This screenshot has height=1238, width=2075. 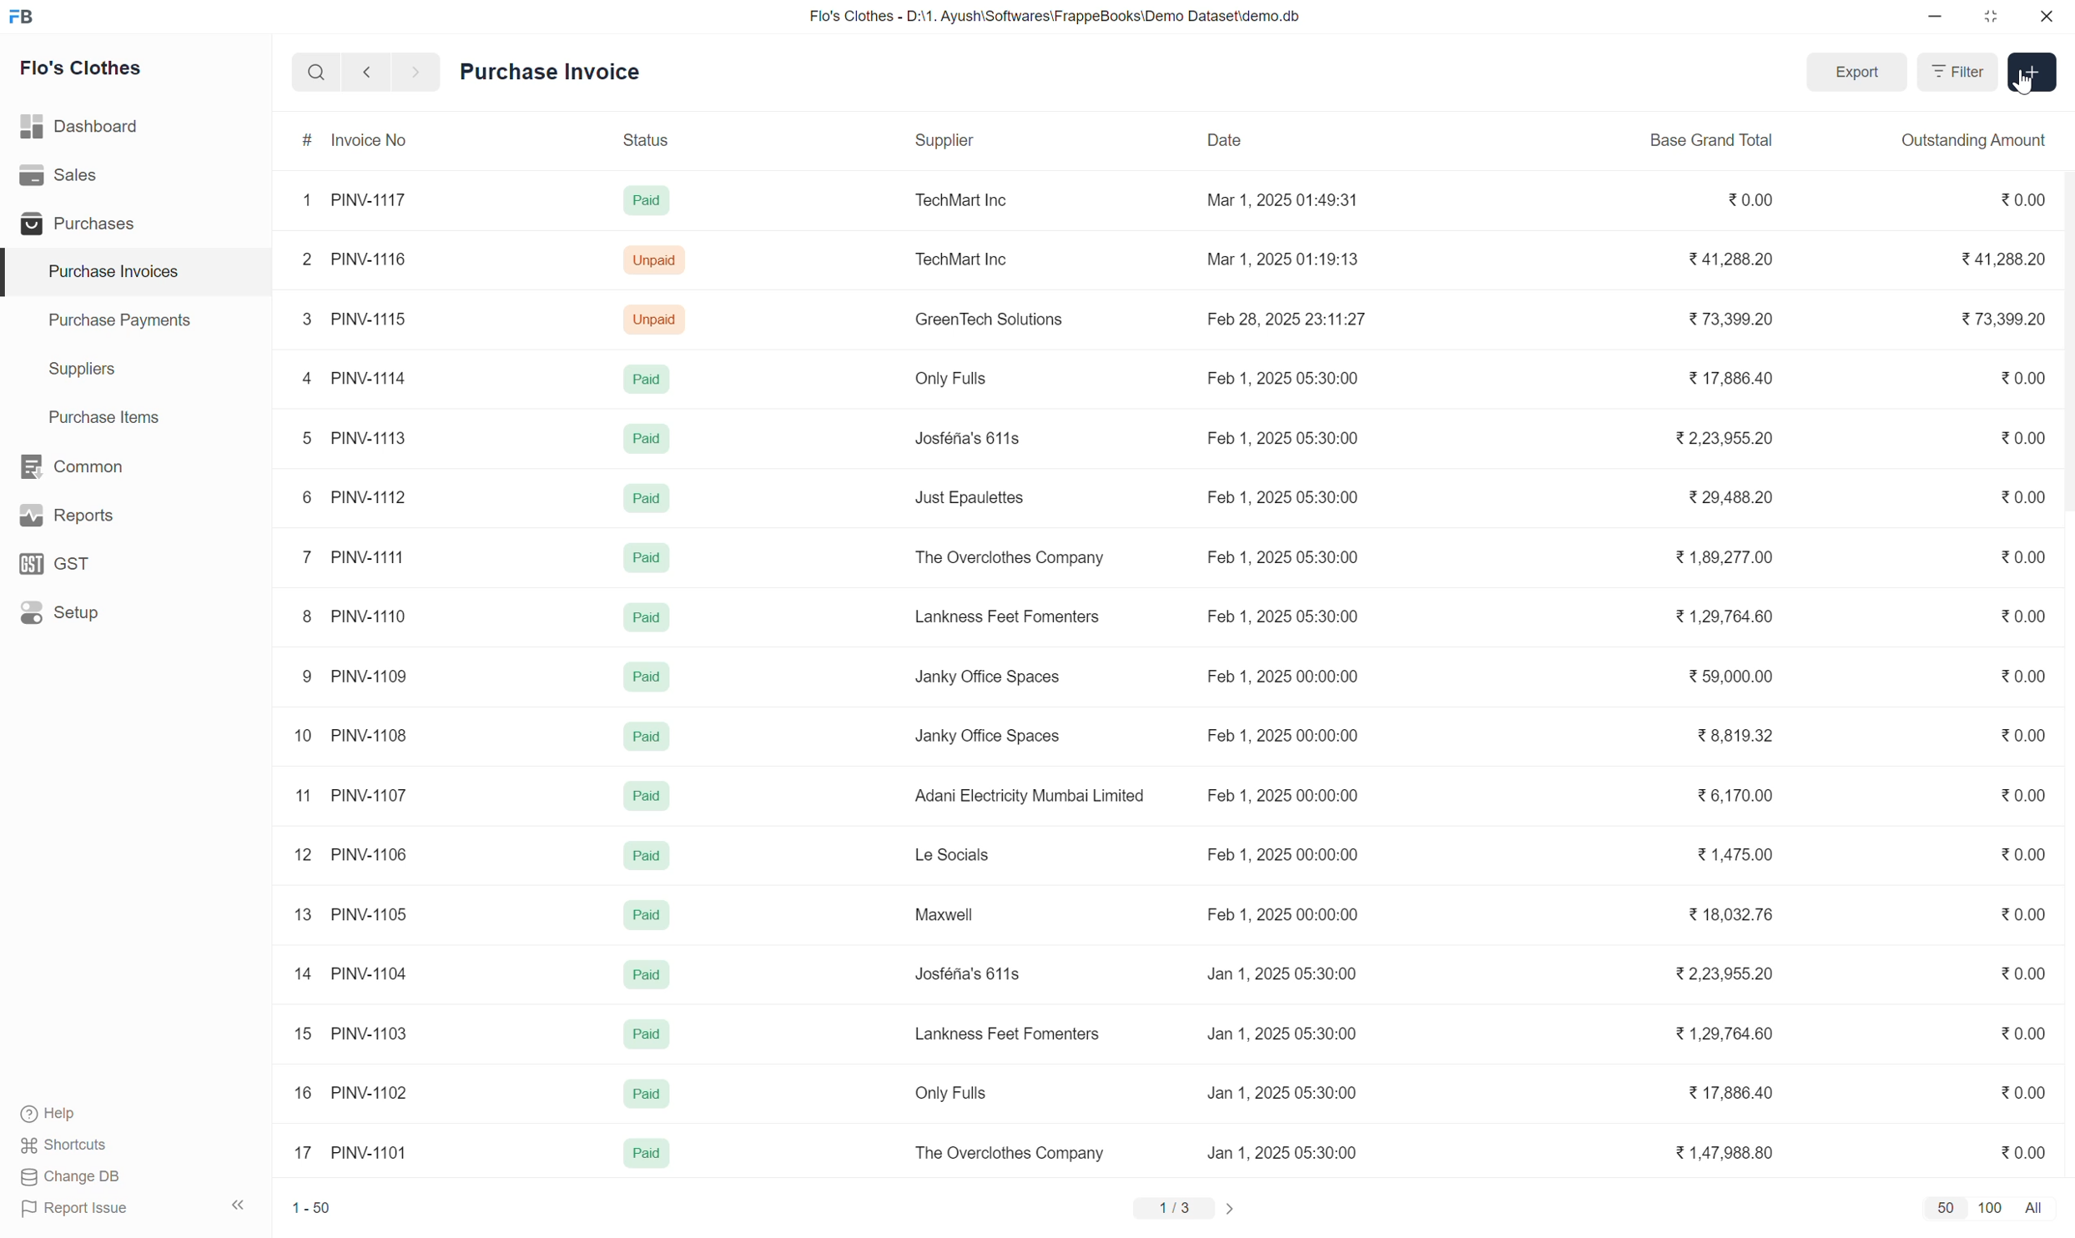 I want to click on 1,475.00, so click(x=1733, y=853).